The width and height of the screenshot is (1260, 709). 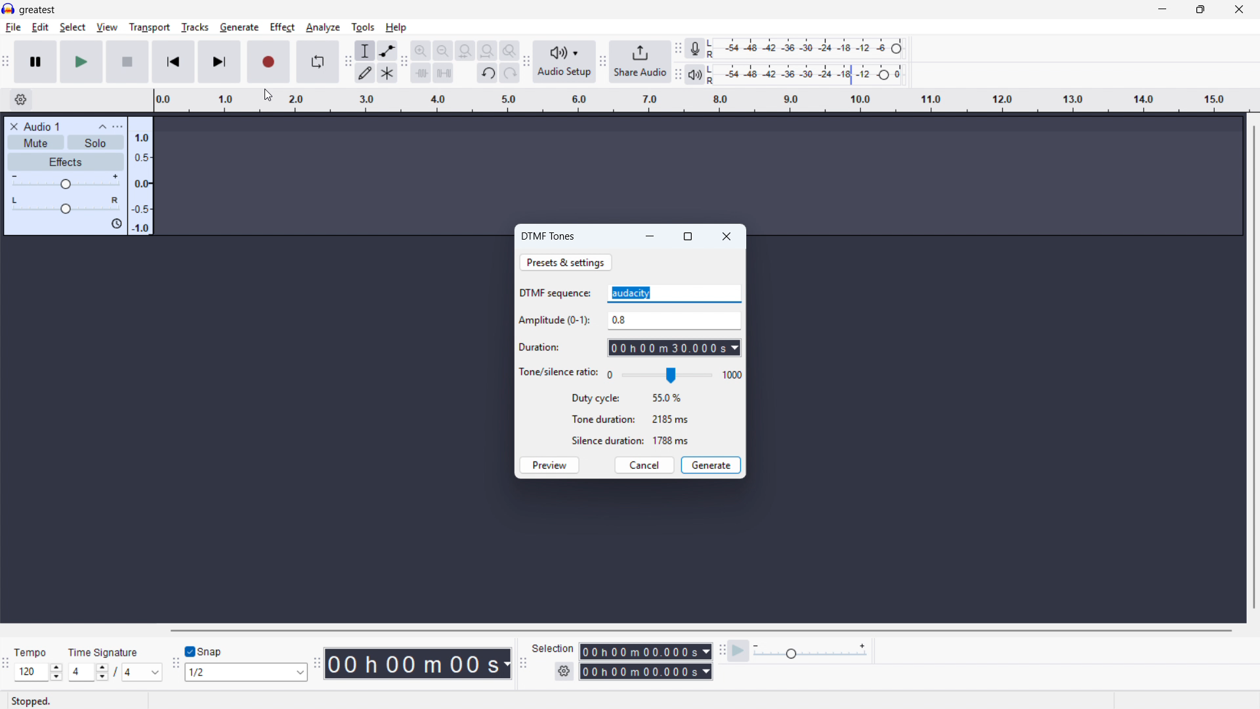 I want to click on Track control panel menu , so click(x=118, y=127).